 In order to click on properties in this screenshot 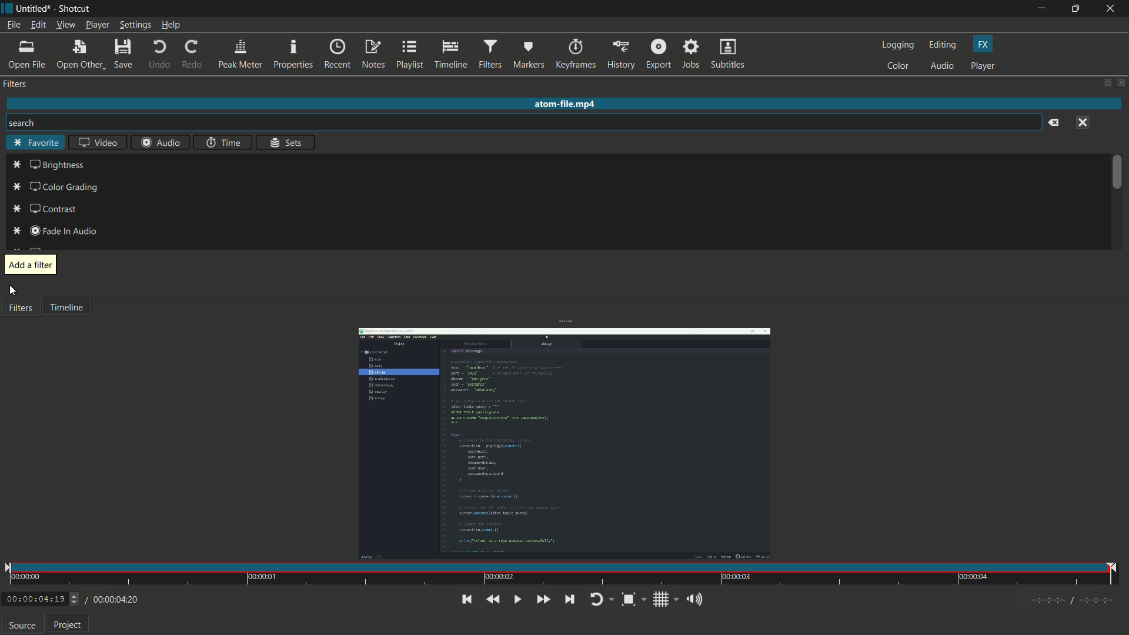, I will do `click(292, 55)`.